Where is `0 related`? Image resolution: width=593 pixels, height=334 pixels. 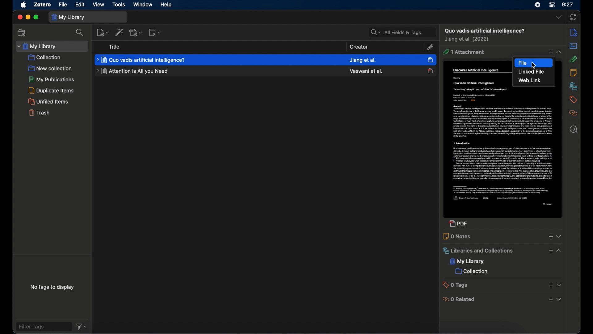 0 related is located at coordinates (460, 299).